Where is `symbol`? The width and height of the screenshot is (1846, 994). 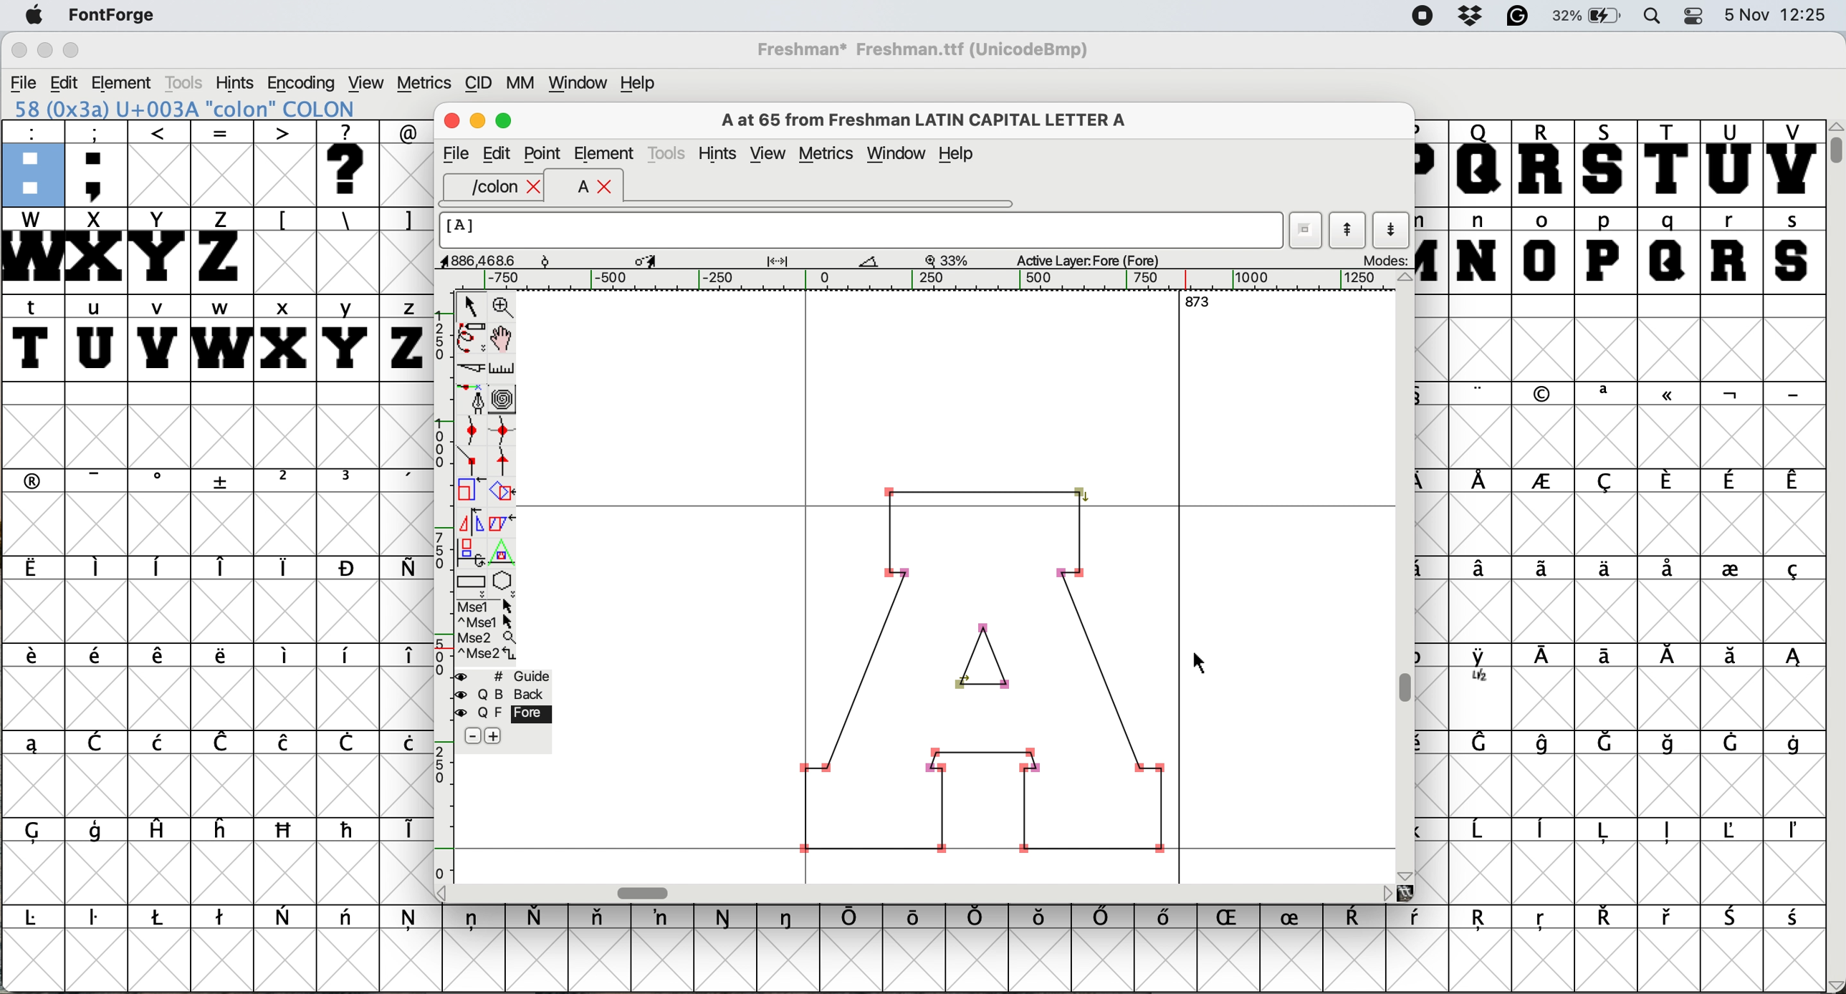 symbol is located at coordinates (1793, 483).